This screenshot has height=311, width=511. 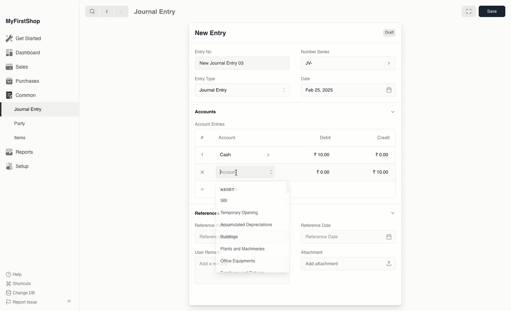 I want to click on Reference Date, so click(x=315, y=225).